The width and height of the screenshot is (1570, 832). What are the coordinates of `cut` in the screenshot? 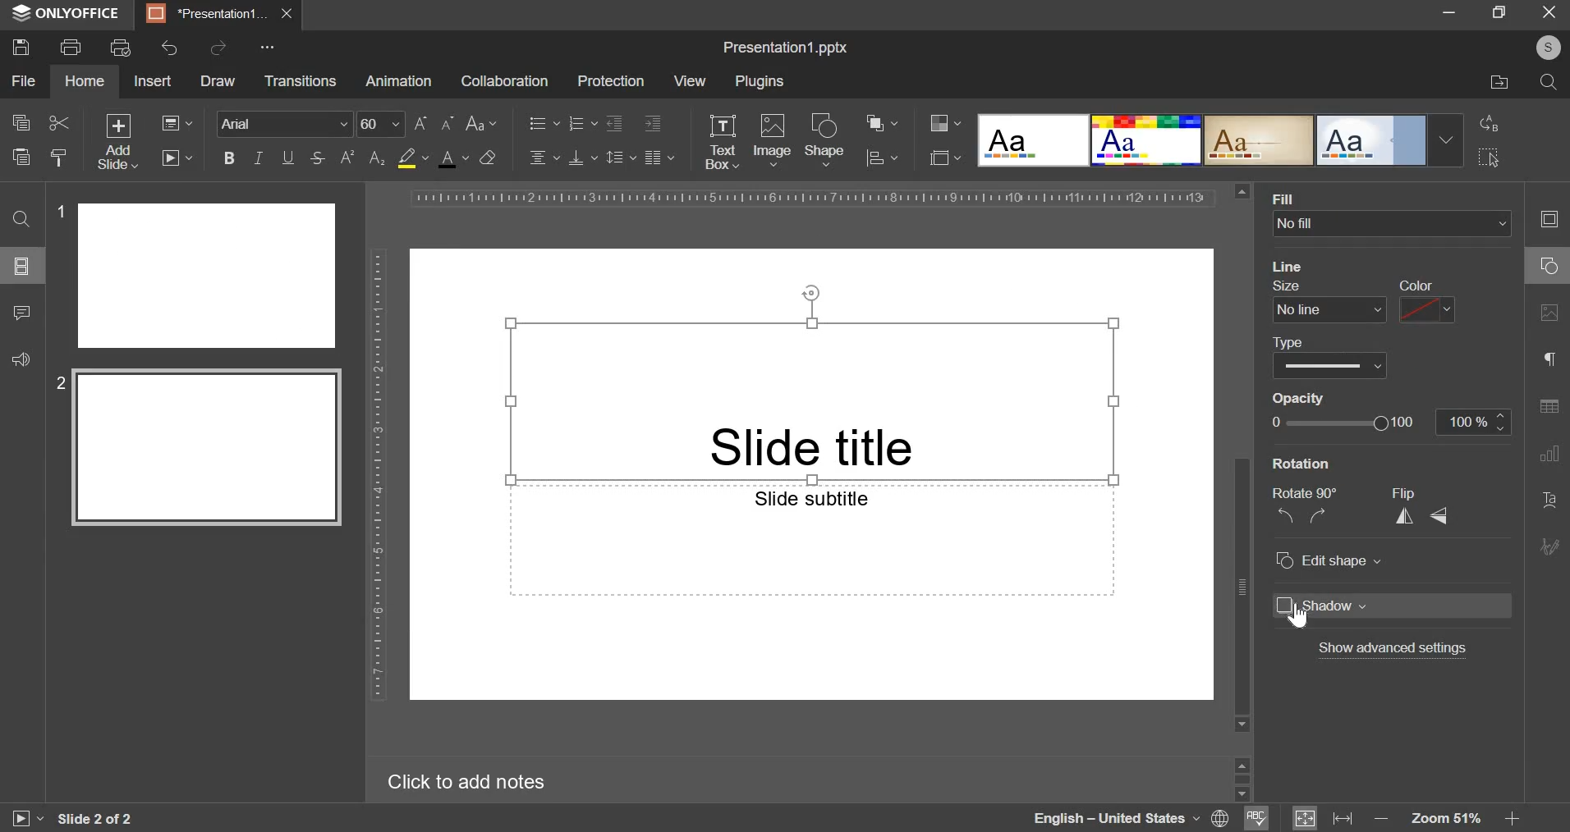 It's located at (60, 123).